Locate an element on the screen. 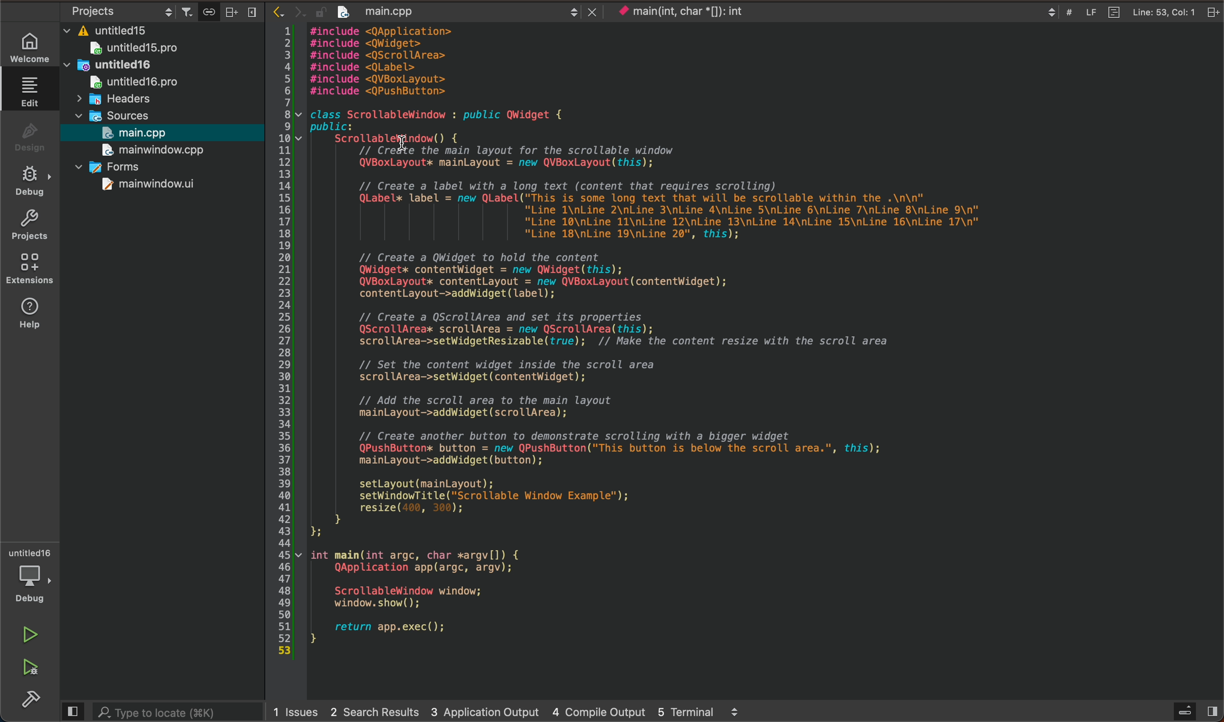 Image resolution: width=1224 pixels, height=722 pixels. build is located at coordinates (25, 699).